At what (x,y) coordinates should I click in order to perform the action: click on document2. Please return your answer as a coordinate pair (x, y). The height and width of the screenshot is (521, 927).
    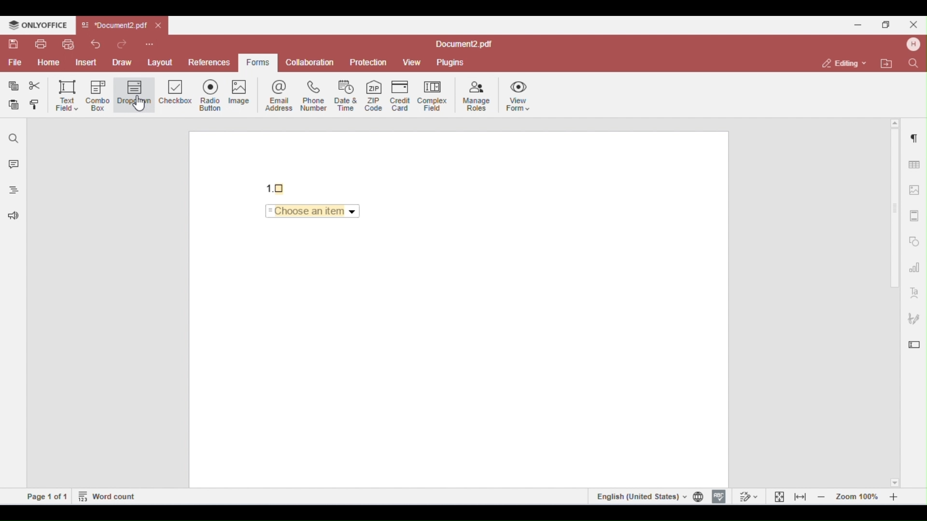
    Looking at the image, I should click on (464, 44).